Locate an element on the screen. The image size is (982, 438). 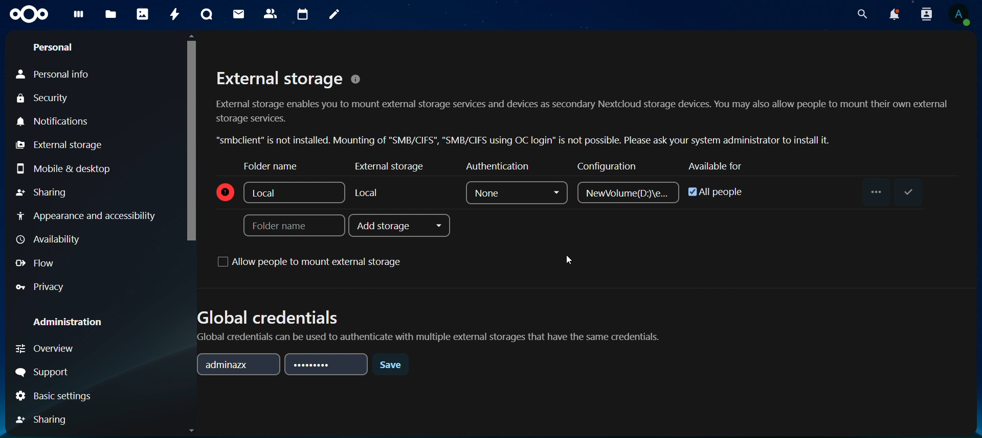
external storage is located at coordinates (384, 167).